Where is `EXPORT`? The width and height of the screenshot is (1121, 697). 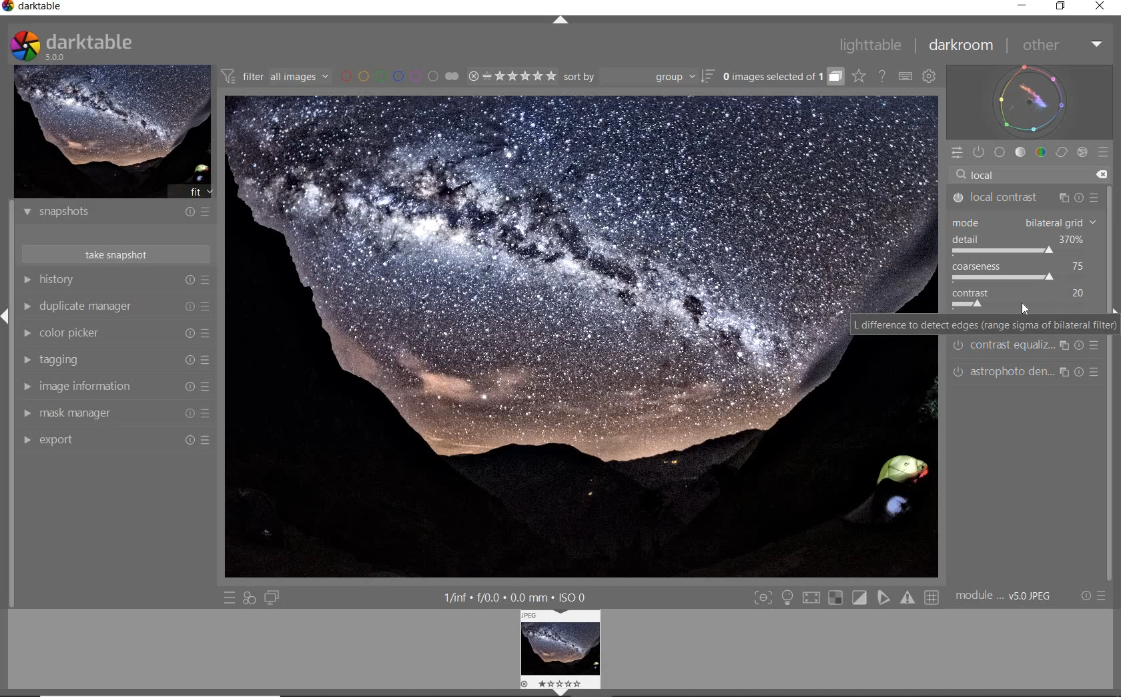
EXPORT is located at coordinates (26, 441).